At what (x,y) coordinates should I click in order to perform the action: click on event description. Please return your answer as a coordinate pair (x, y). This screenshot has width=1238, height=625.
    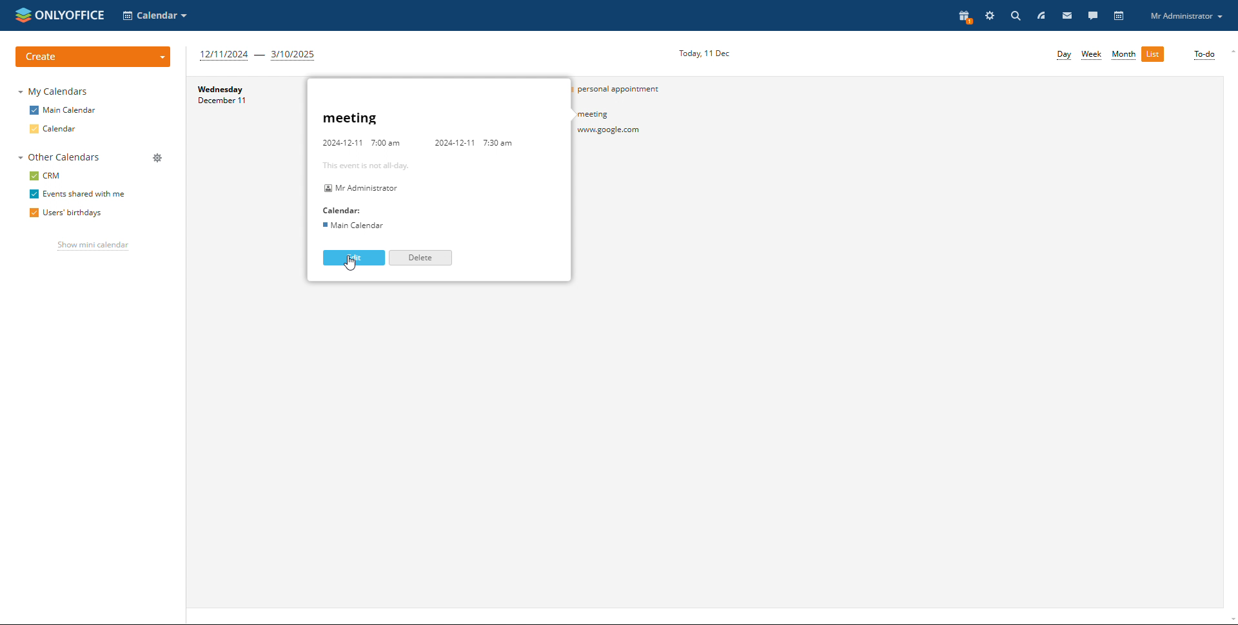
    Looking at the image, I should click on (417, 172).